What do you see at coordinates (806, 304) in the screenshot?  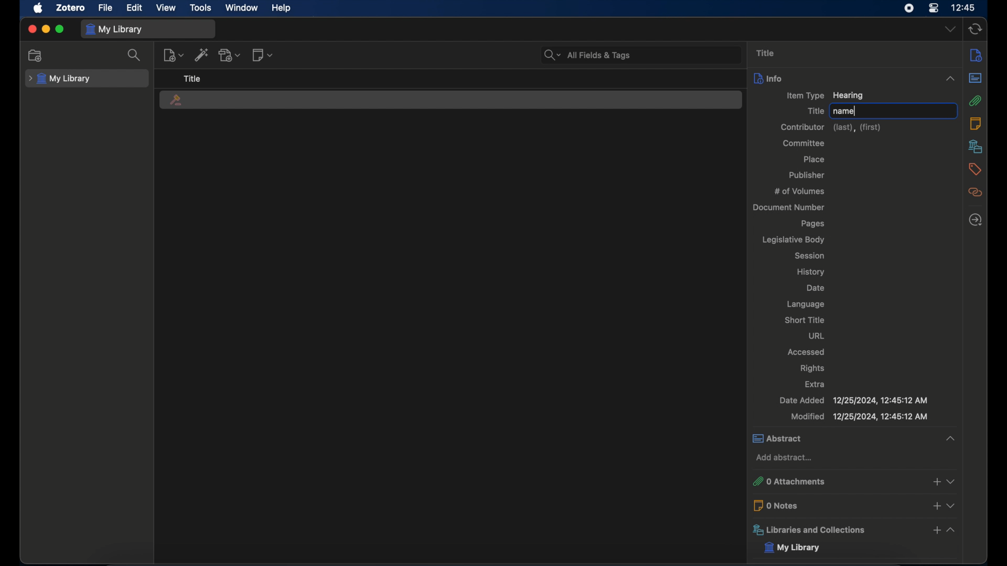 I see `language` at bounding box center [806, 304].